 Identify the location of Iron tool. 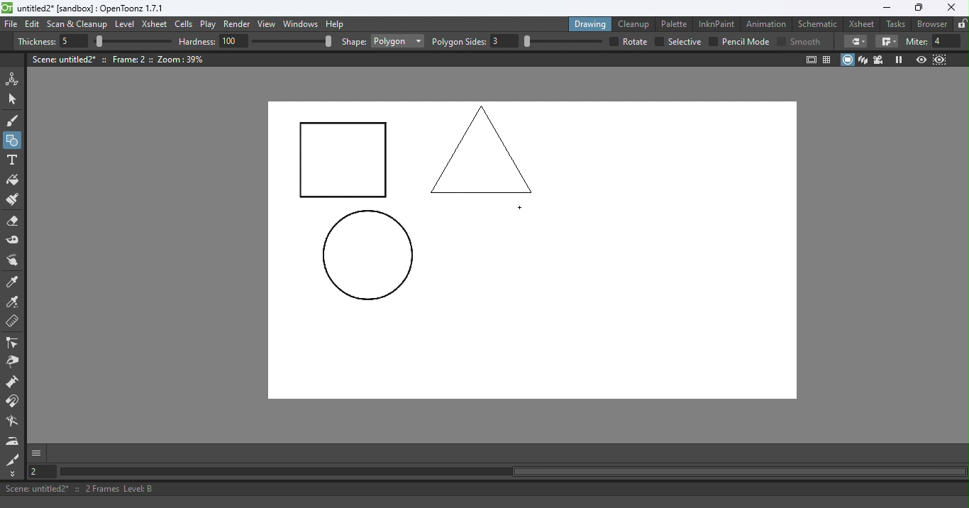
(14, 441).